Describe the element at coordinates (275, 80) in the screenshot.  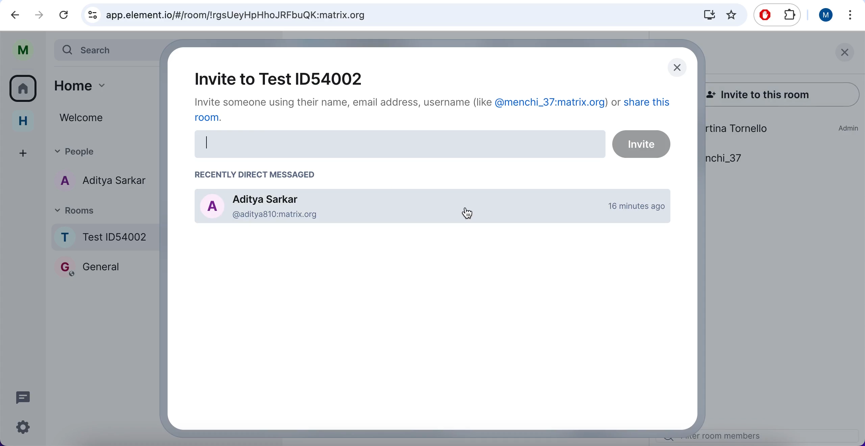
I see `invite to room` at that location.